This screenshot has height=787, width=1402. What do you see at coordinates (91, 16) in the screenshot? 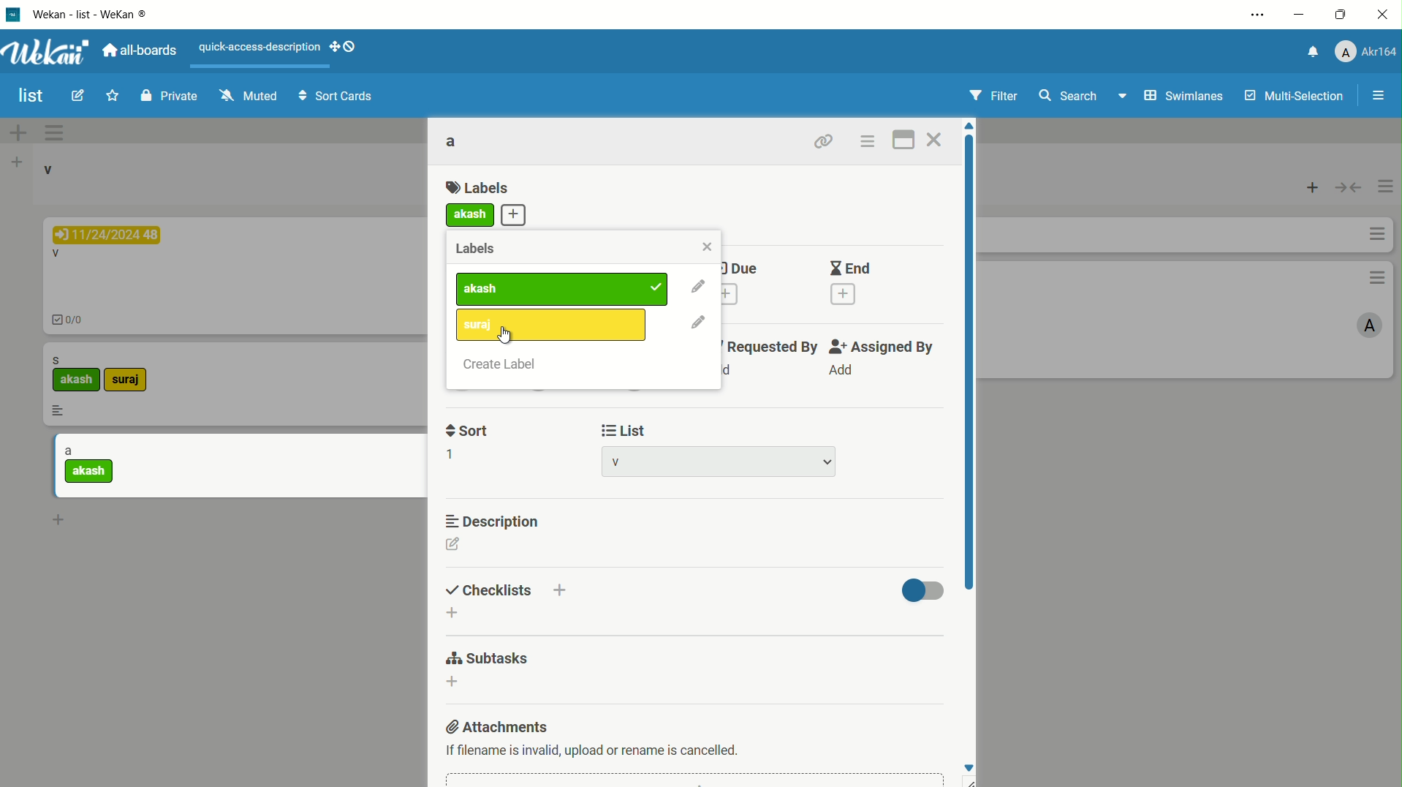
I see `app name` at bounding box center [91, 16].